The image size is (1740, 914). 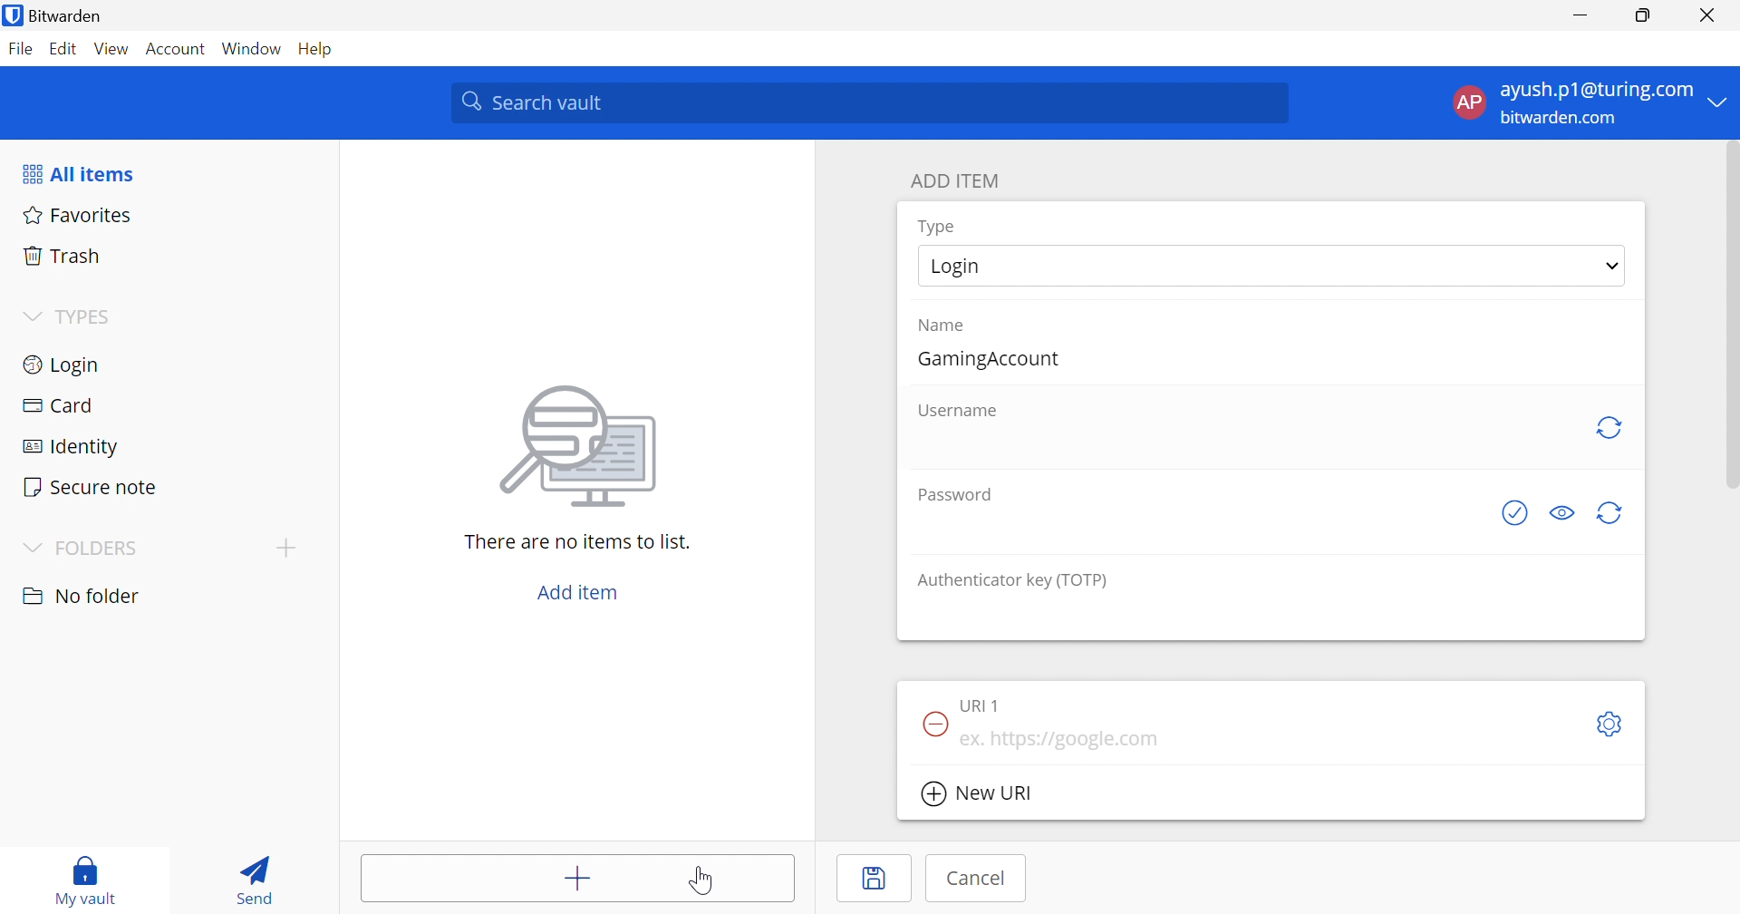 I want to click on AP, so click(x=1470, y=102).